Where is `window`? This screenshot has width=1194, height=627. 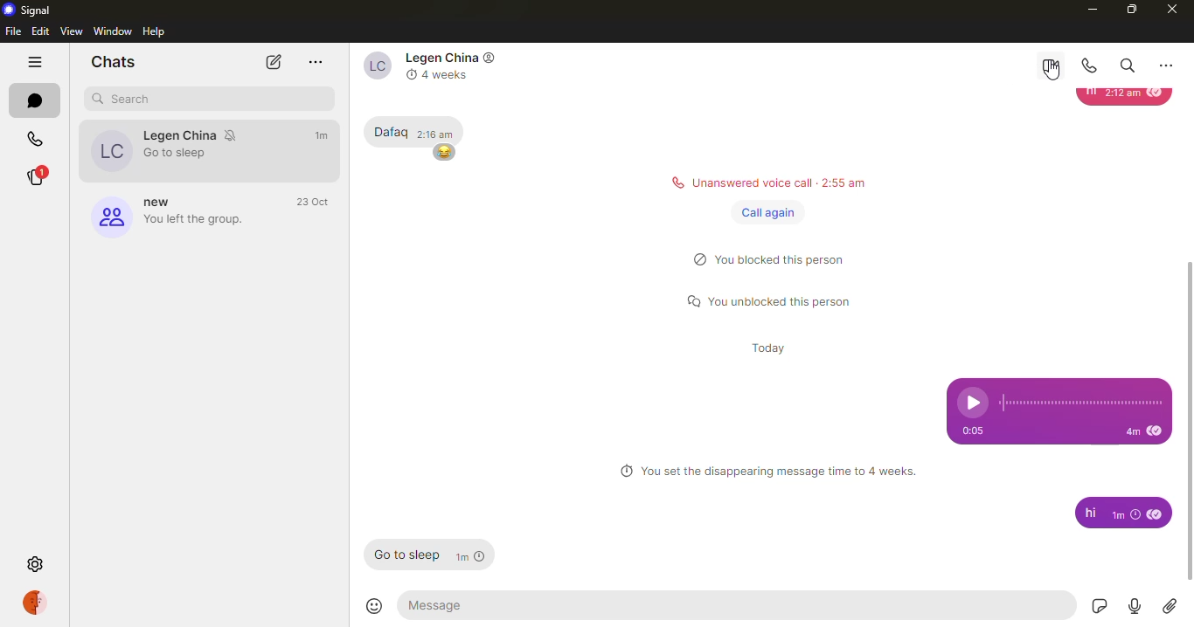
window is located at coordinates (113, 31).